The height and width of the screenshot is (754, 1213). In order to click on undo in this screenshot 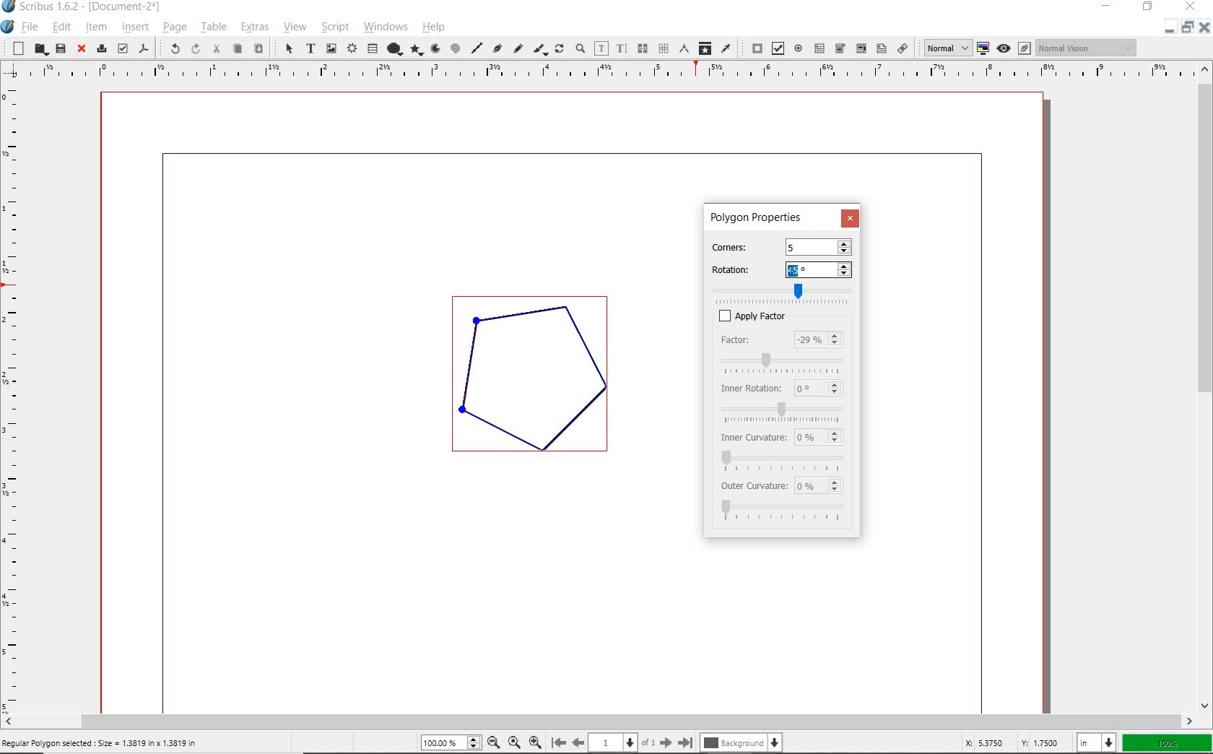, I will do `click(170, 48)`.